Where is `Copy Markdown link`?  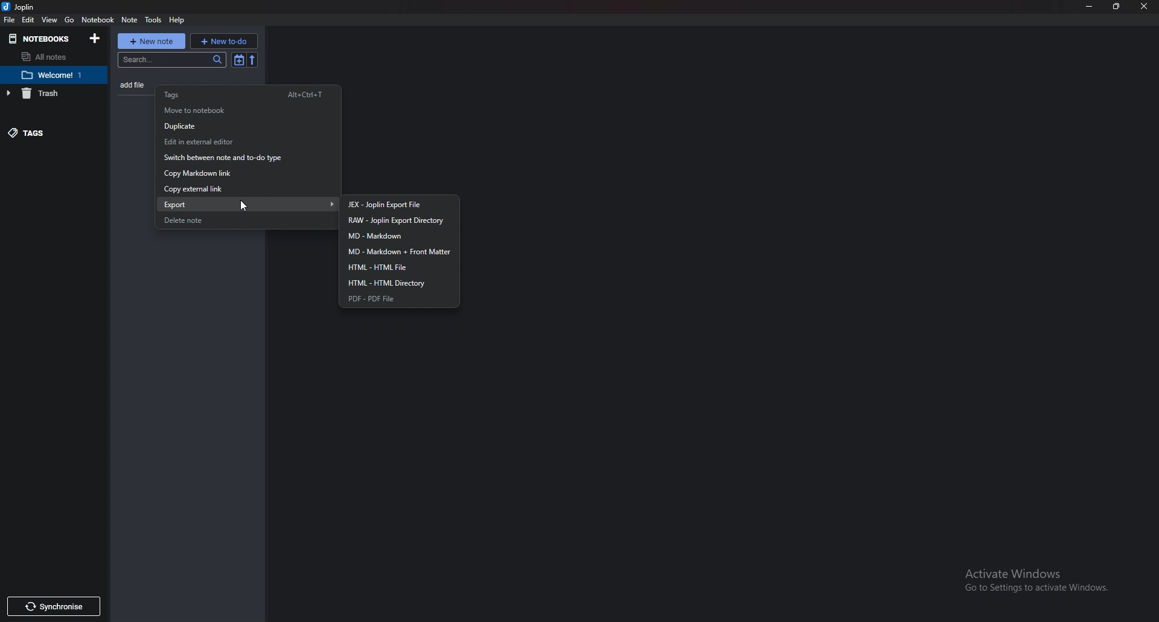
Copy Markdown link is located at coordinates (237, 173).